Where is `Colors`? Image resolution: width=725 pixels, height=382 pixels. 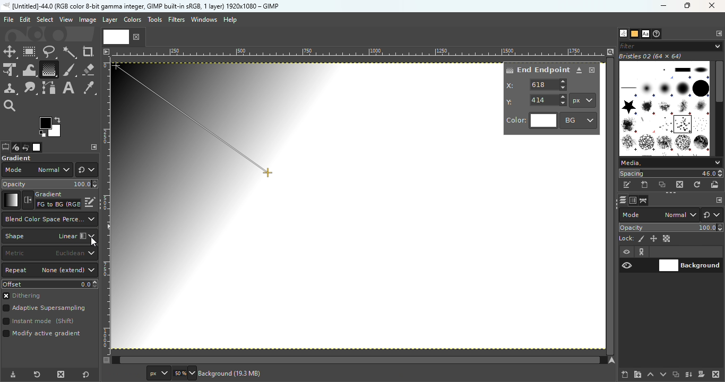
Colors is located at coordinates (132, 19).